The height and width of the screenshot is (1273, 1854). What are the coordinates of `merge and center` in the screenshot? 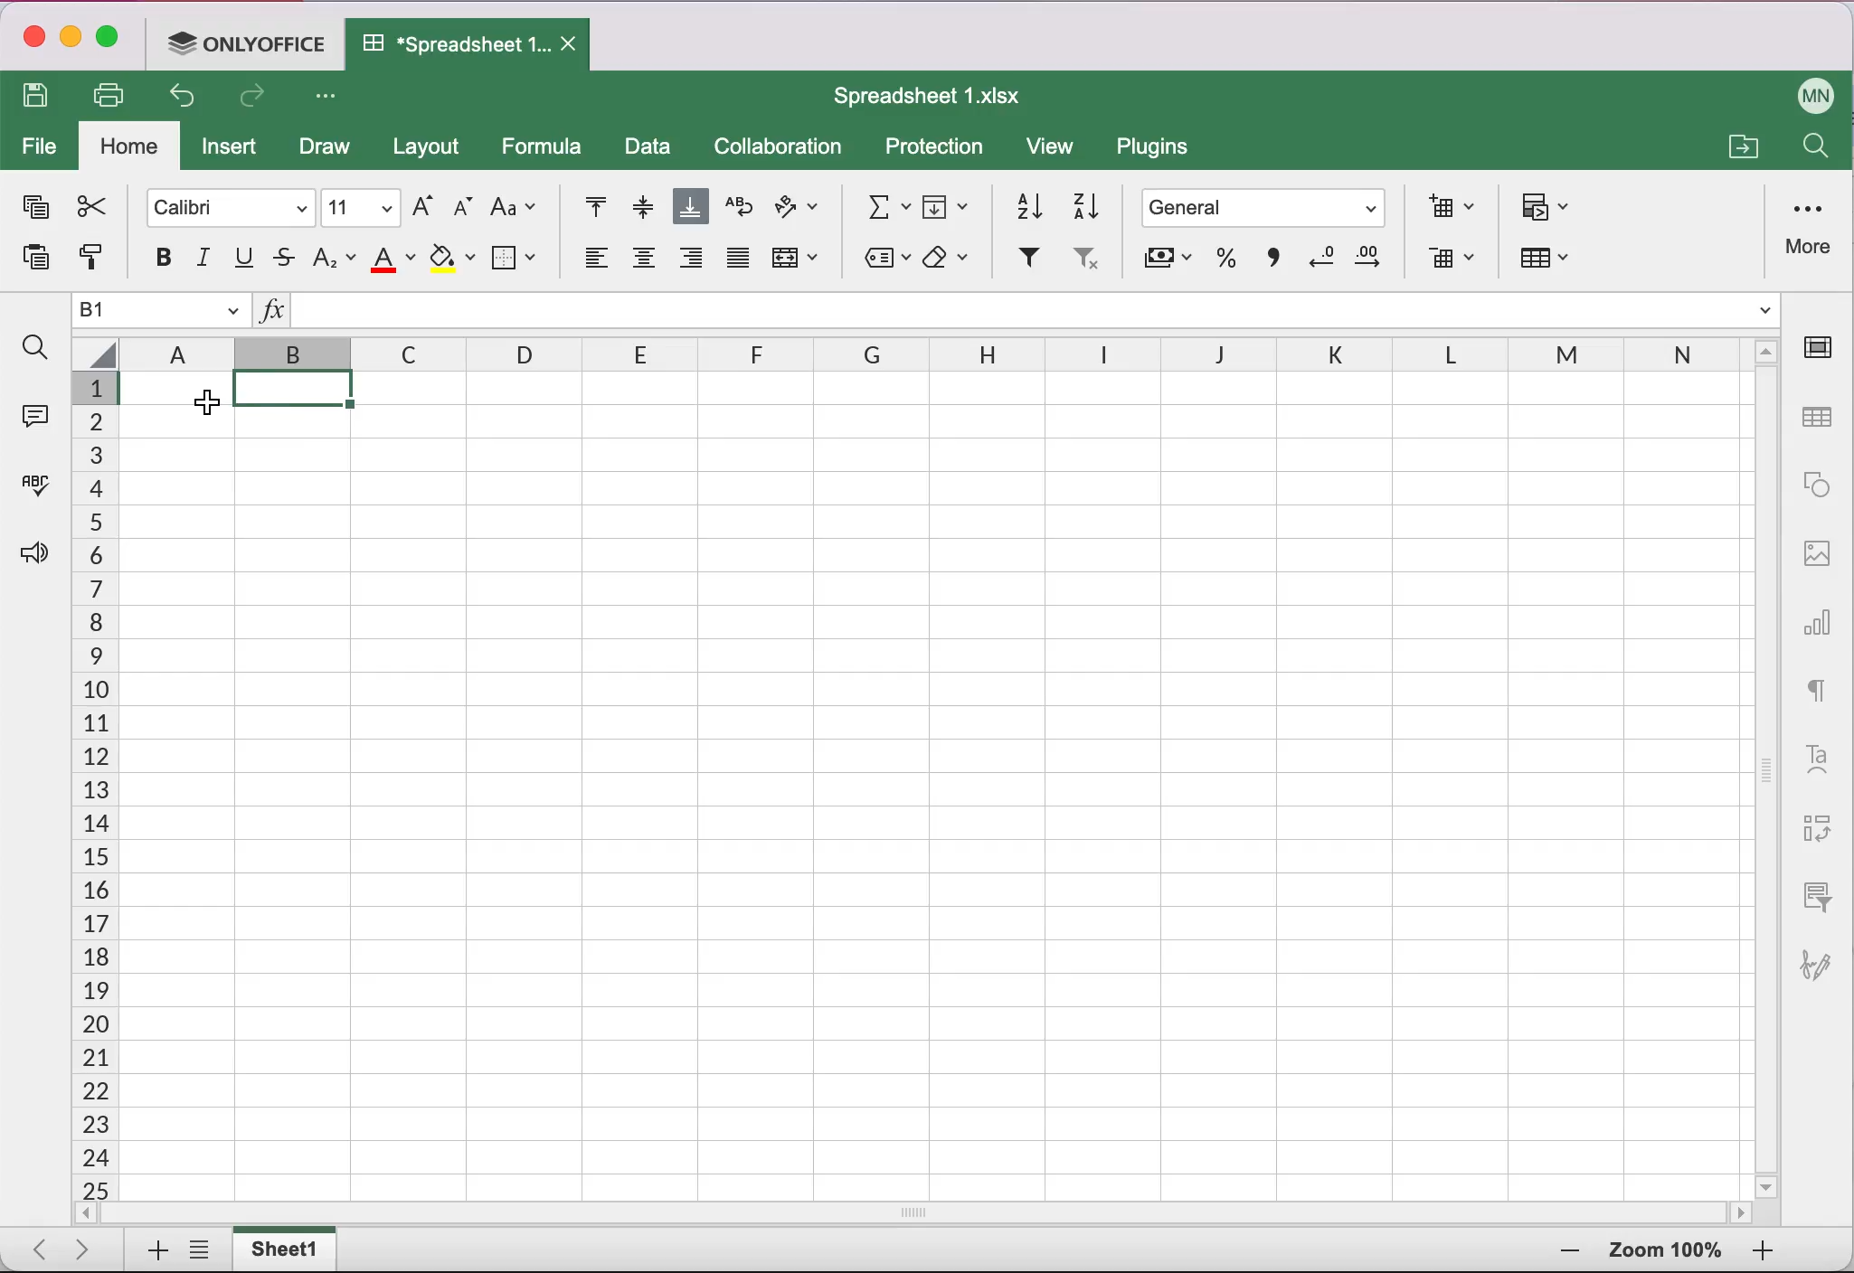 It's located at (799, 263).